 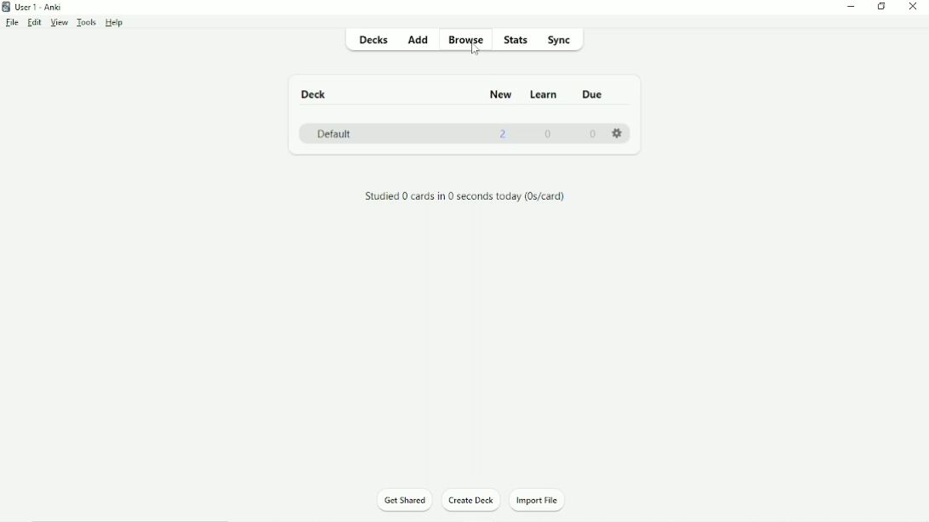 What do you see at coordinates (543, 500) in the screenshot?
I see `Import File` at bounding box center [543, 500].